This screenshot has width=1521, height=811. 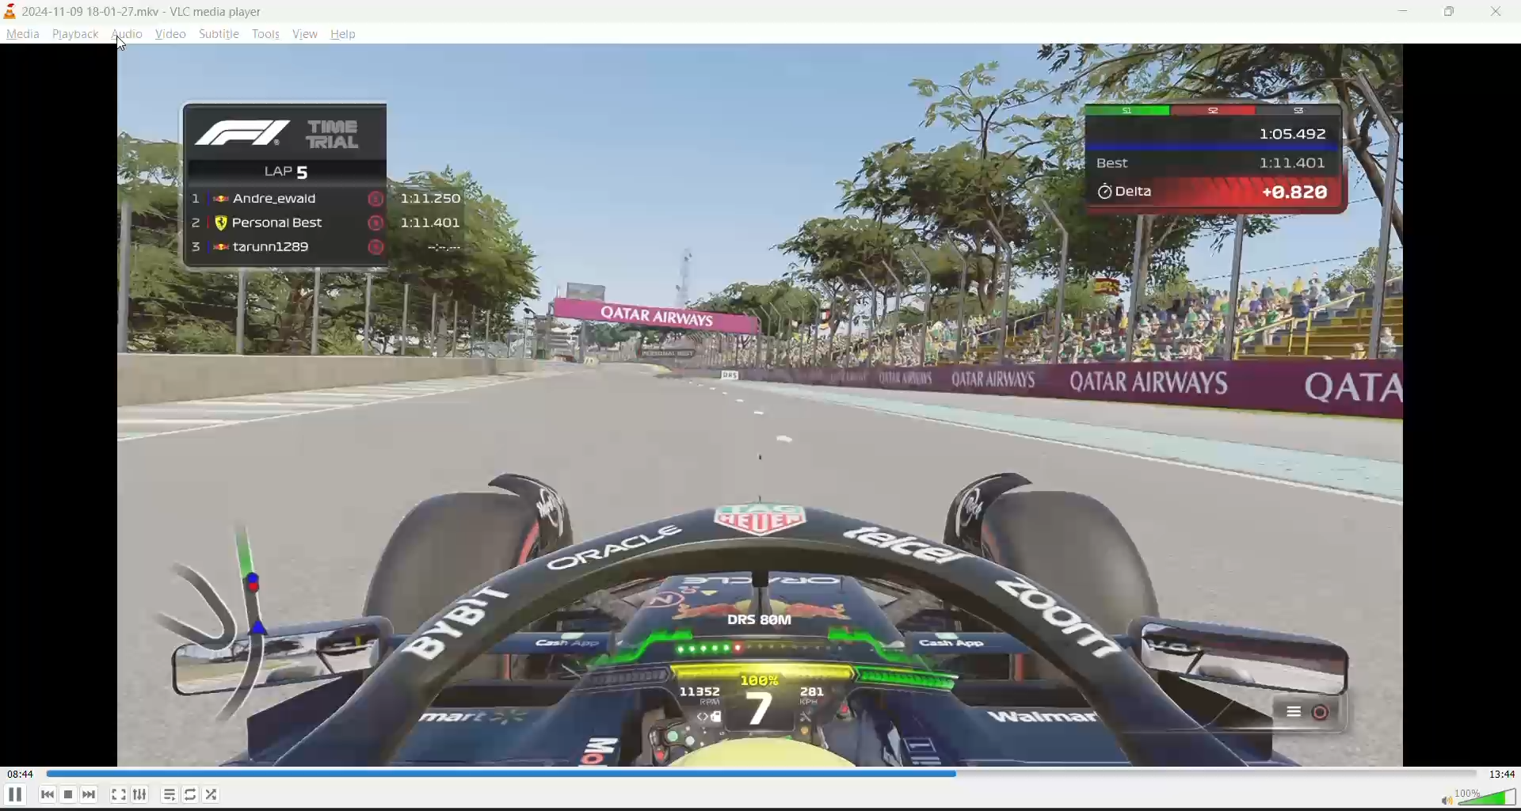 I want to click on view, so click(x=303, y=33).